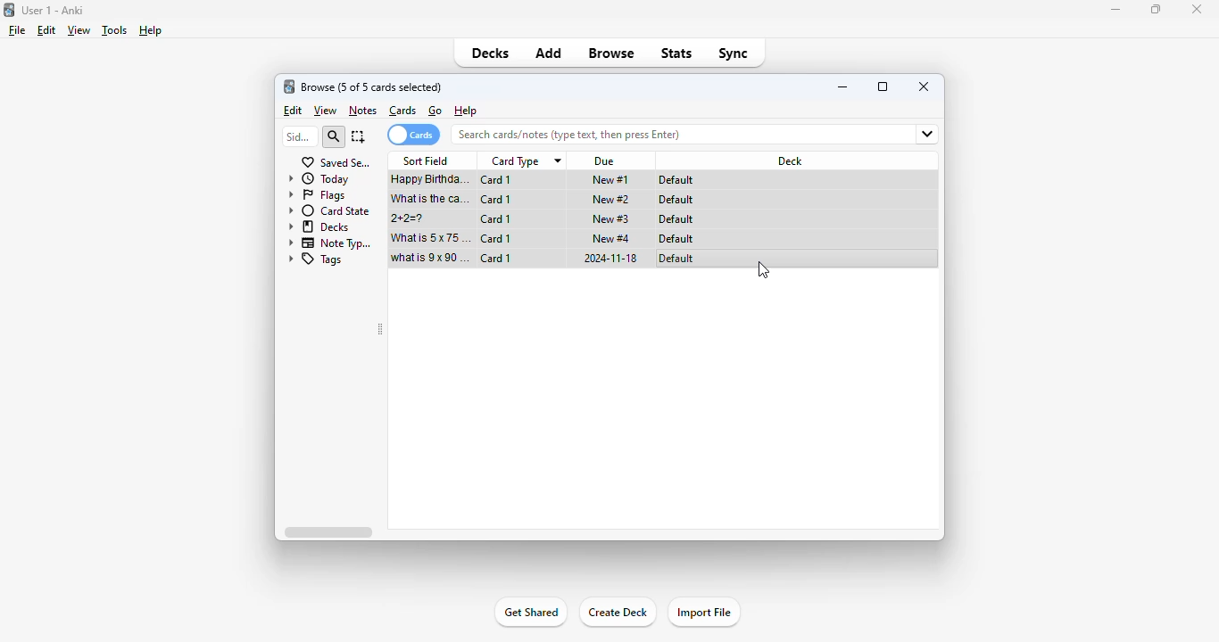 The image size is (1219, 642). I want to click on new #3, so click(610, 218).